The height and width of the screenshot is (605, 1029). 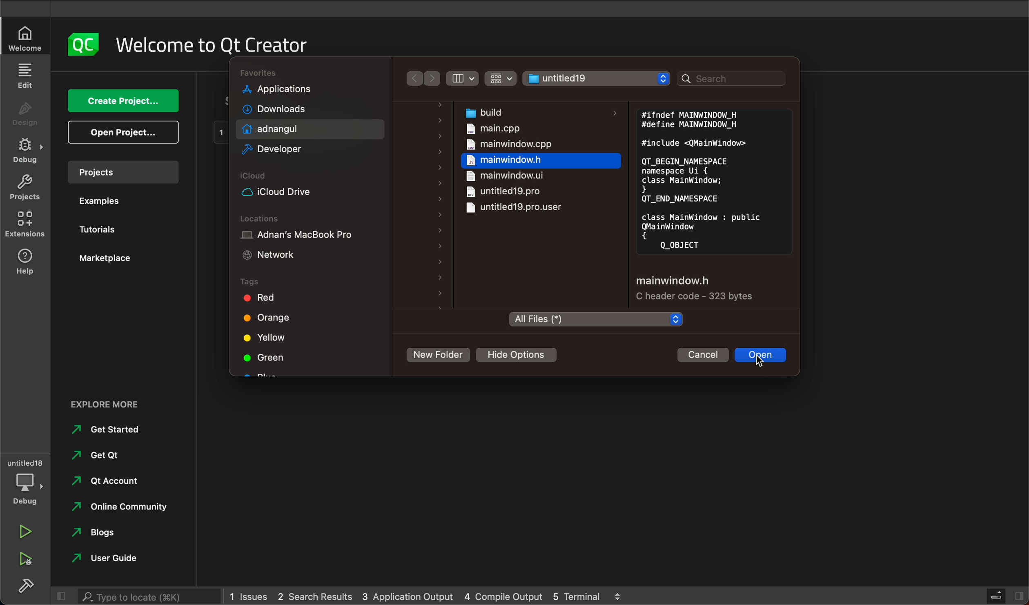 I want to click on logo, so click(x=86, y=43).